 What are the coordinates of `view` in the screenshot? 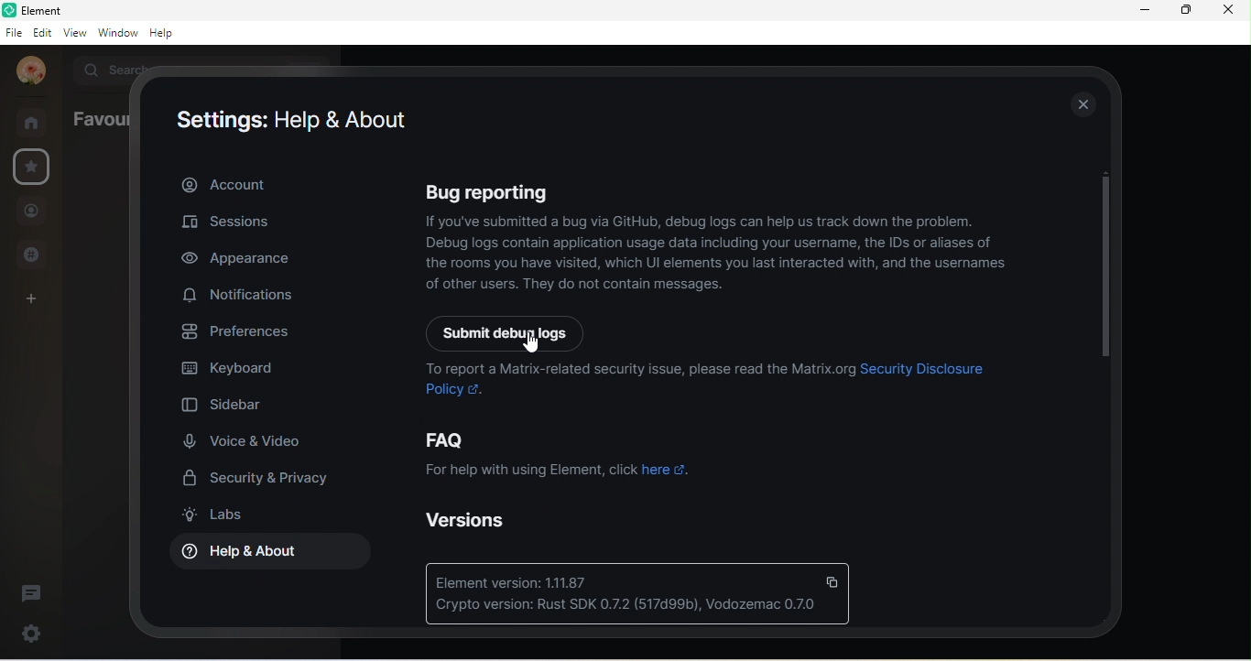 It's located at (73, 35).